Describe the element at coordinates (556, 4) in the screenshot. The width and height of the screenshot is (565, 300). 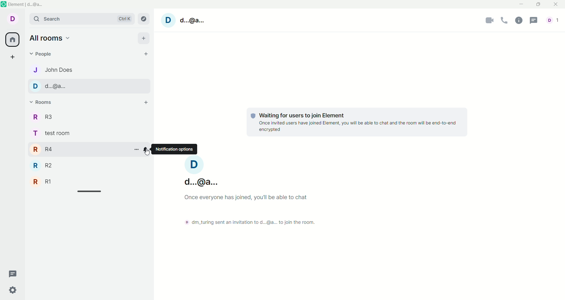
I see `close` at that location.